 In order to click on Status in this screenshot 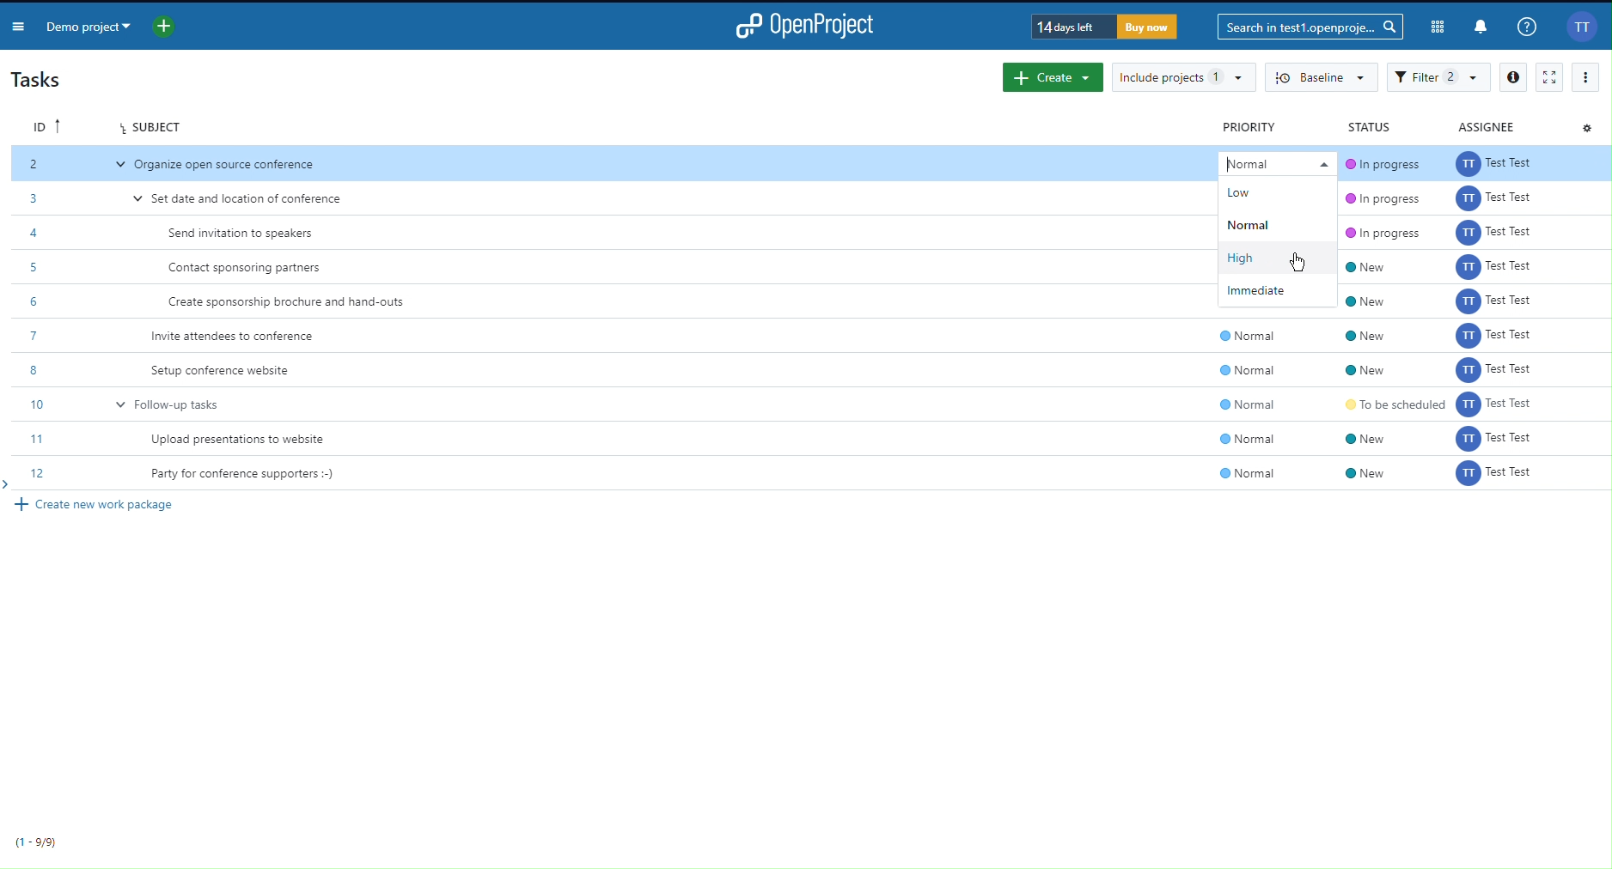, I will do `click(1368, 125)`.